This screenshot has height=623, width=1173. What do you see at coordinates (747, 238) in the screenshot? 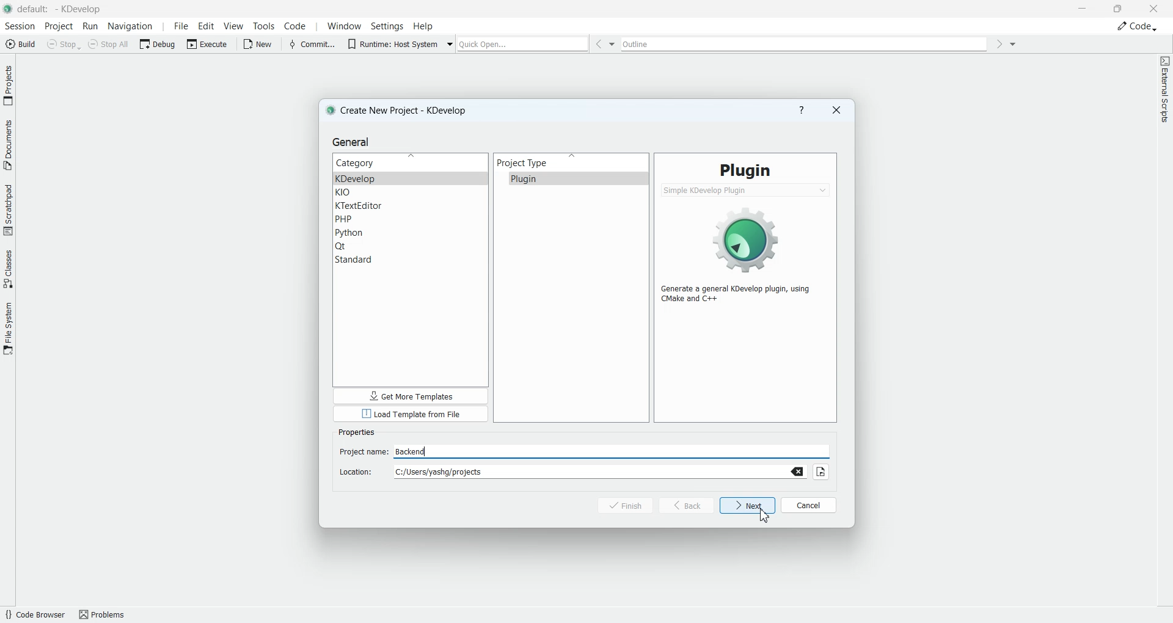
I see `Logo` at bounding box center [747, 238].